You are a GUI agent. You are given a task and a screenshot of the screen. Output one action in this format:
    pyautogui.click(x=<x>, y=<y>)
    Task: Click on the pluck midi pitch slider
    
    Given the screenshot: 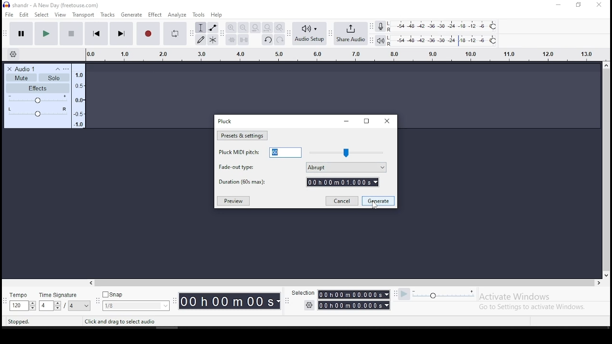 What is the action you would take?
    pyautogui.click(x=346, y=152)
    